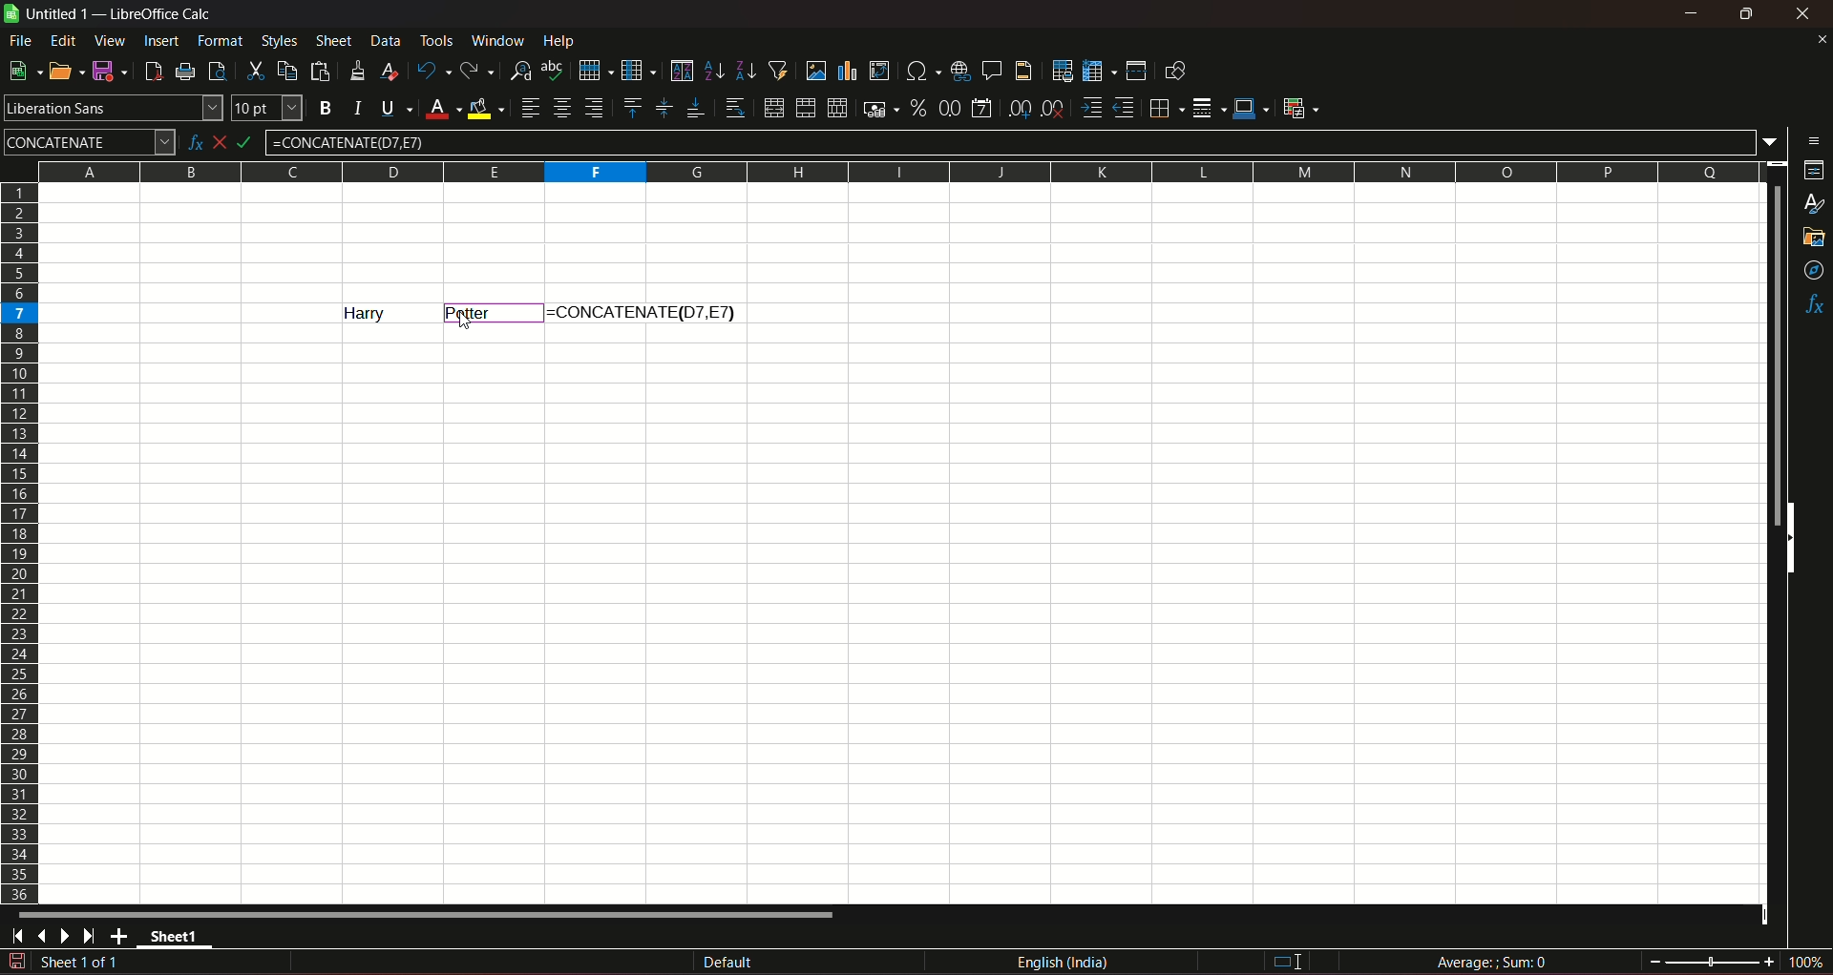 The width and height of the screenshot is (1833, 975). What do you see at coordinates (1806, 13) in the screenshot?
I see `close` at bounding box center [1806, 13].